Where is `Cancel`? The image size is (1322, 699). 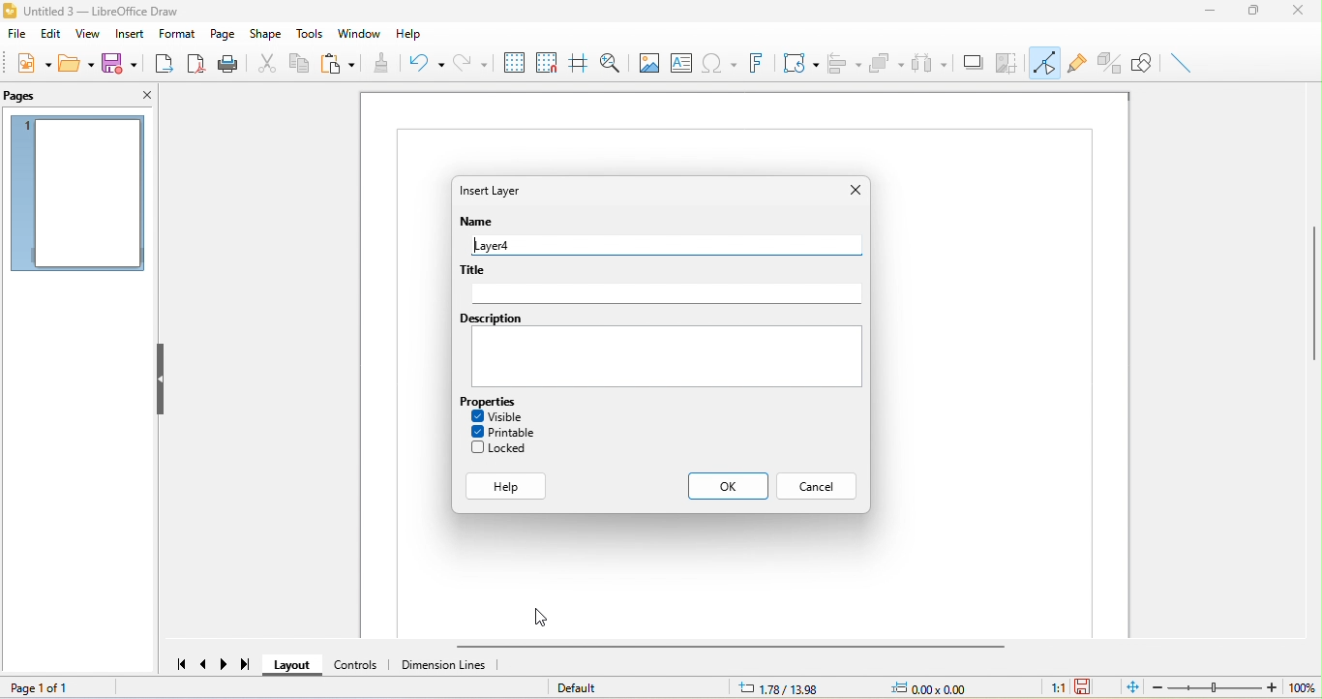 Cancel is located at coordinates (816, 485).